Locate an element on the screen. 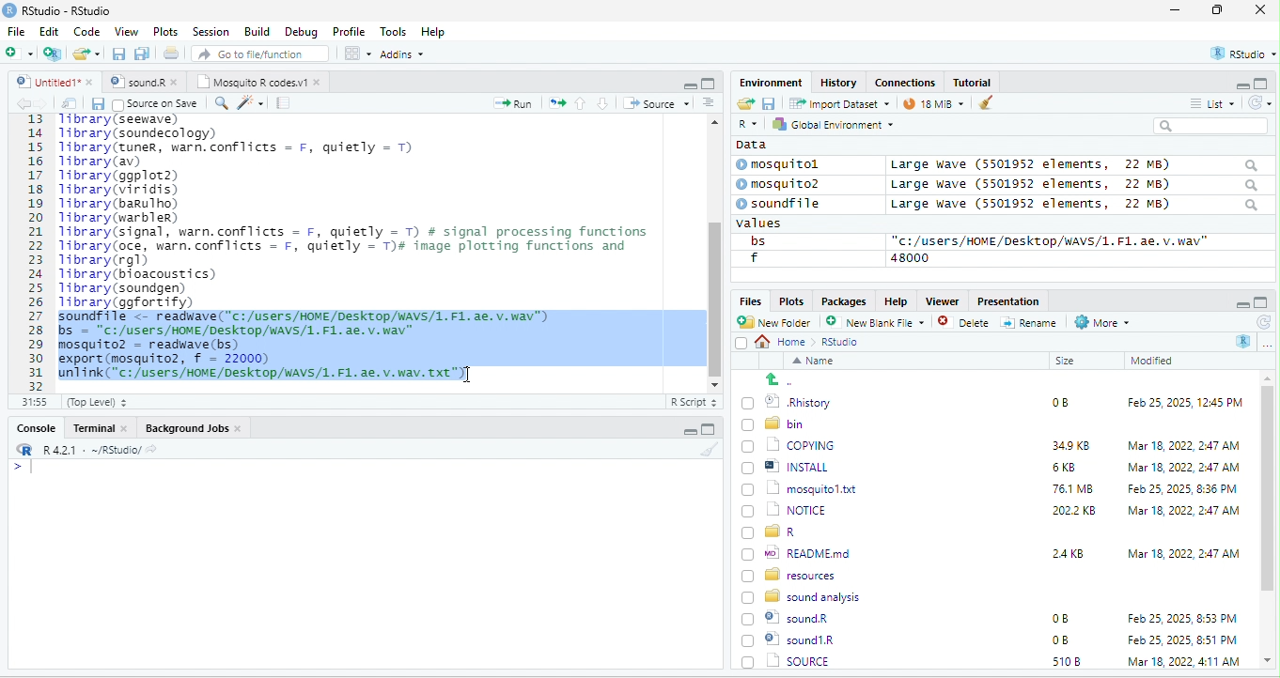 This screenshot has height=678, width=1280. maximize is located at coordinates (708, 83).